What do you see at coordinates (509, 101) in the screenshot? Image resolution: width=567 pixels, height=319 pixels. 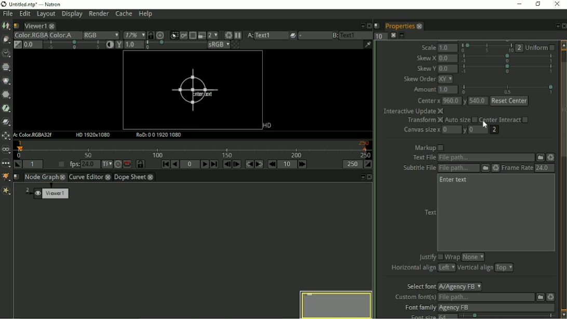 I see `Reset Center` at bounding box center [509, 101].